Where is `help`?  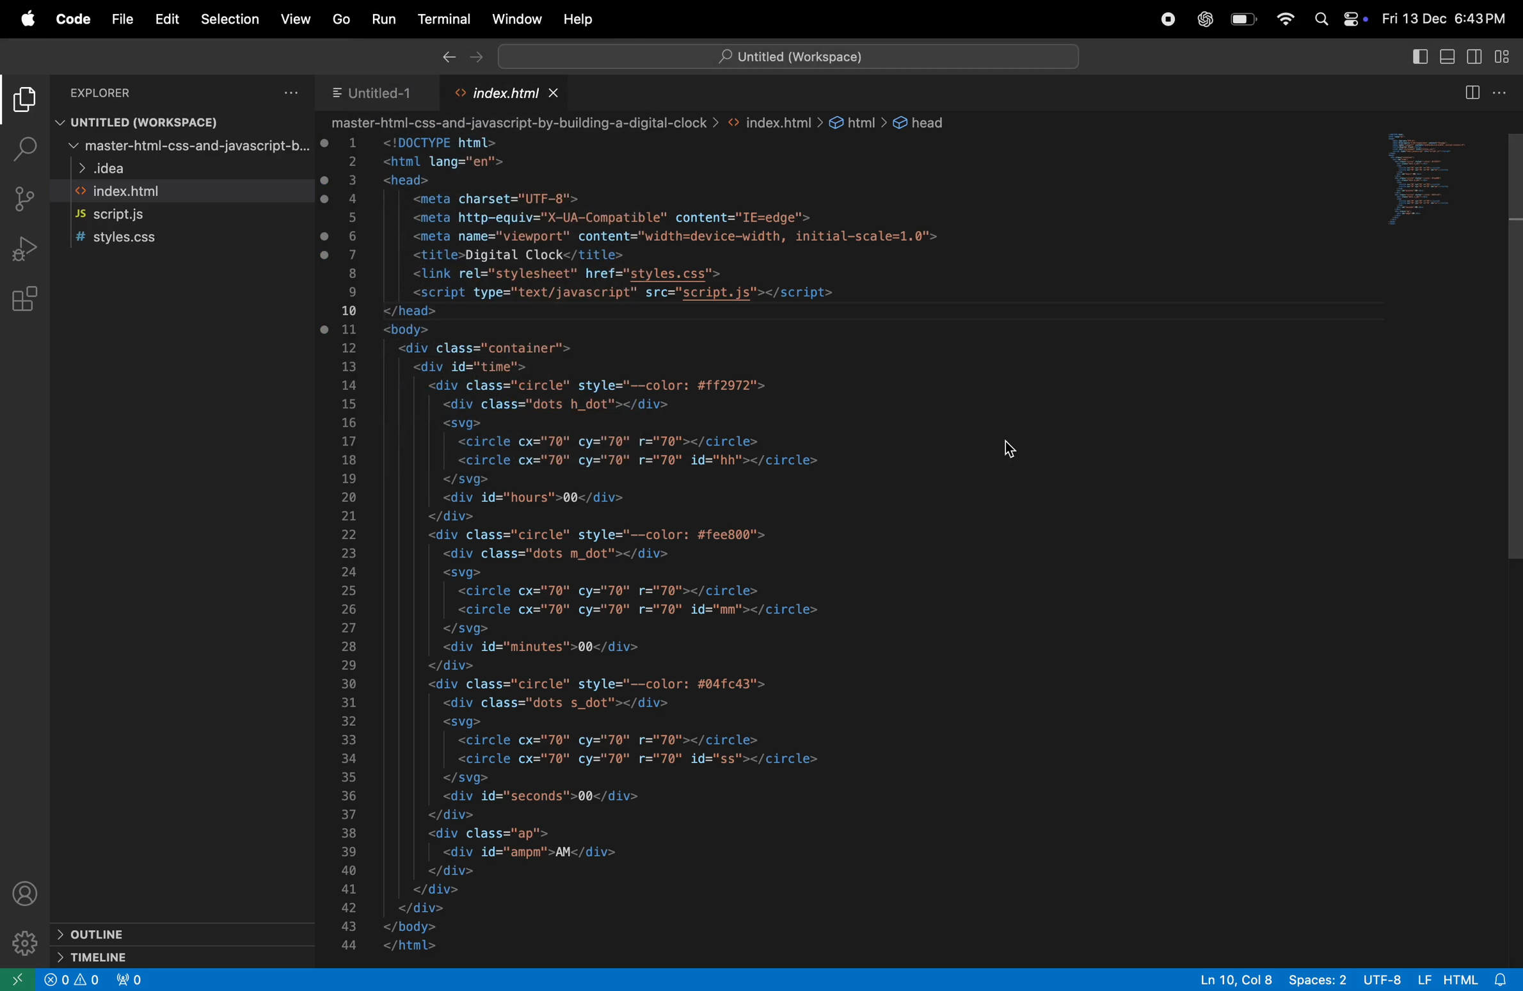
help is located at coordinates (585, 19).